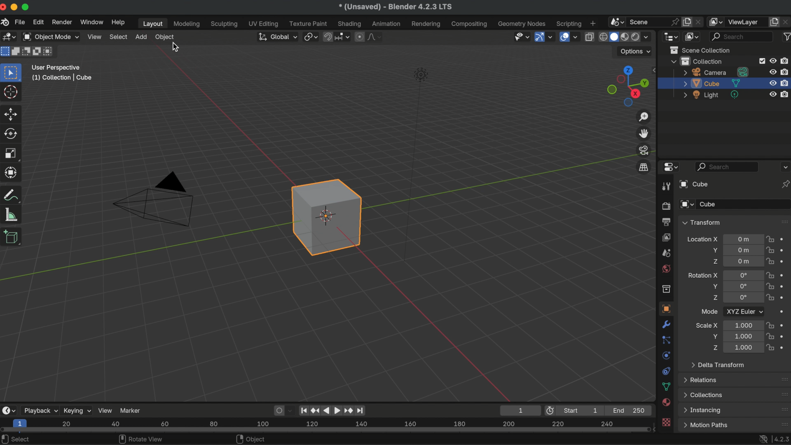  Describe the element at coordinates (665, 206) in the screenshot. I see `render` at that location.